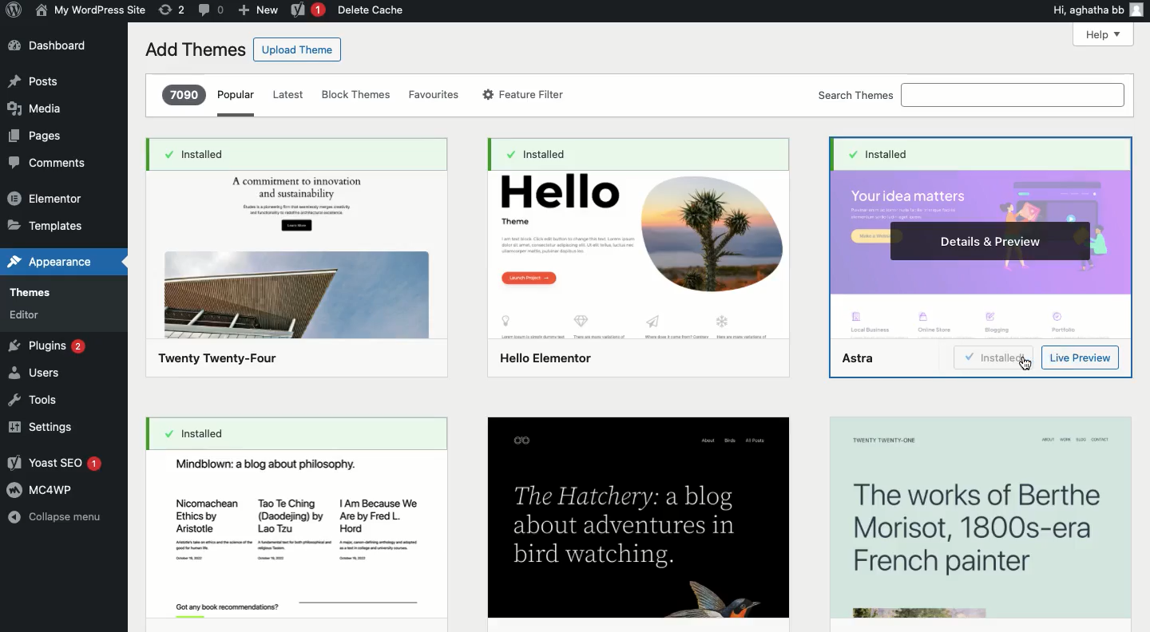  What do you see at coordinates (51, 45) in the screenshot?
I see `Dashboard` at bounding box center [51, 45].